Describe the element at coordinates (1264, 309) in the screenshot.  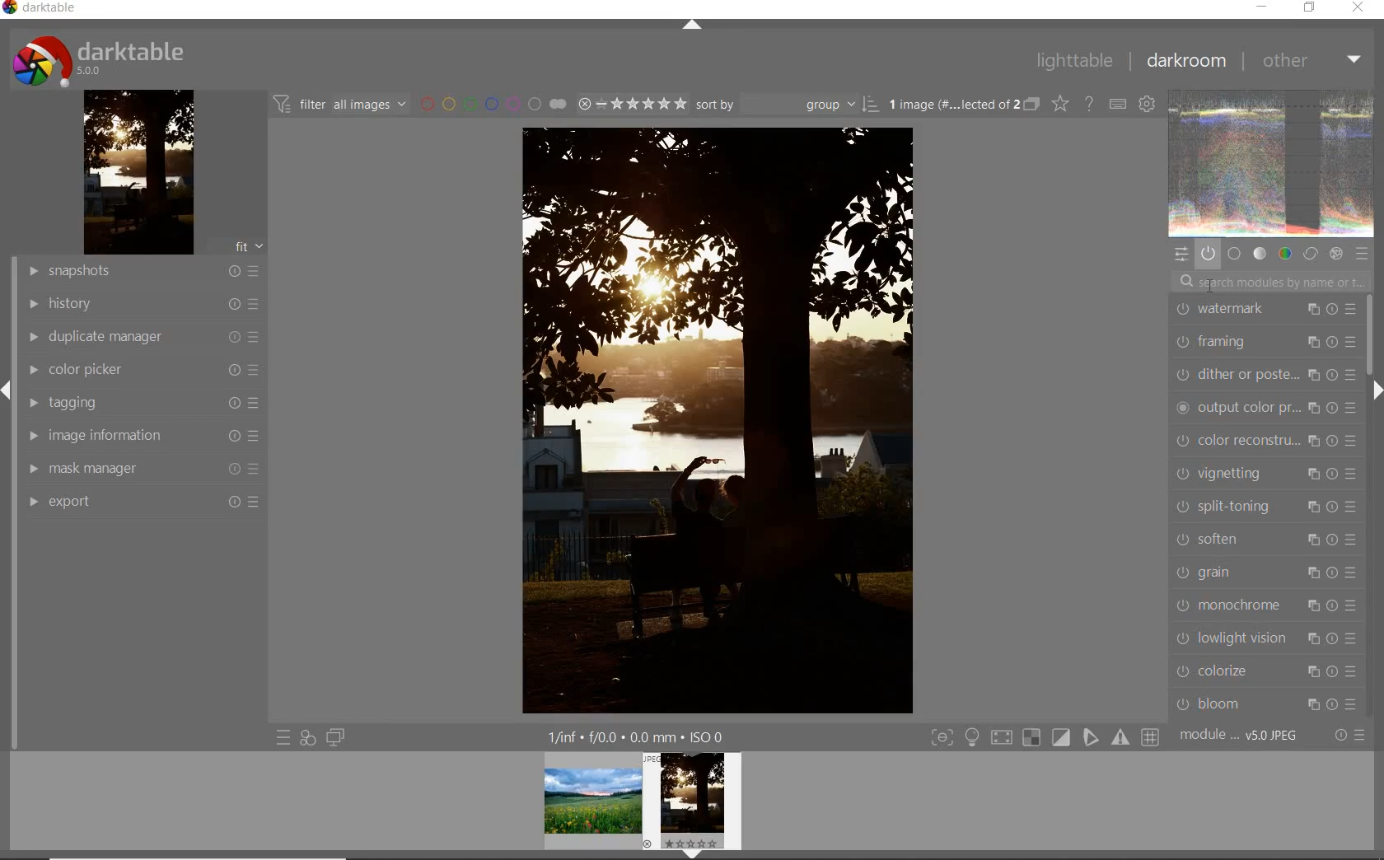
I see `watermark` at that location.